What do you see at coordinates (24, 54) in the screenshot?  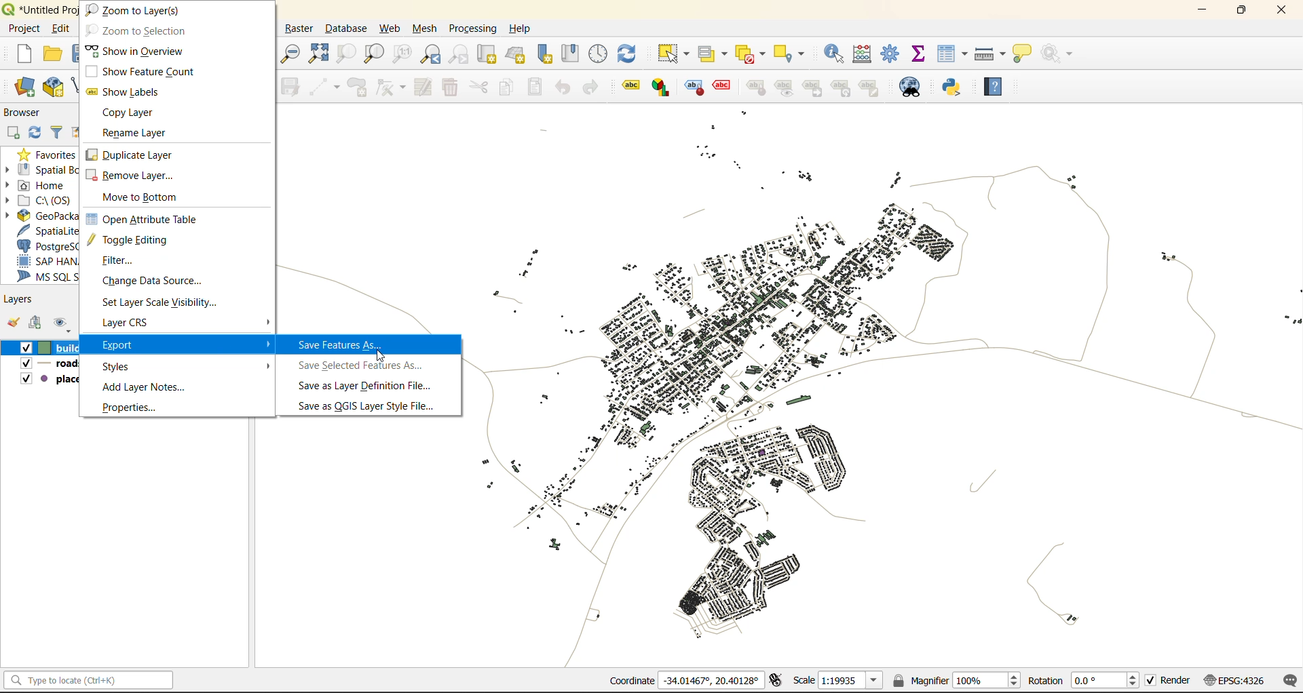 I see `new` at bounding box center [24, 54].